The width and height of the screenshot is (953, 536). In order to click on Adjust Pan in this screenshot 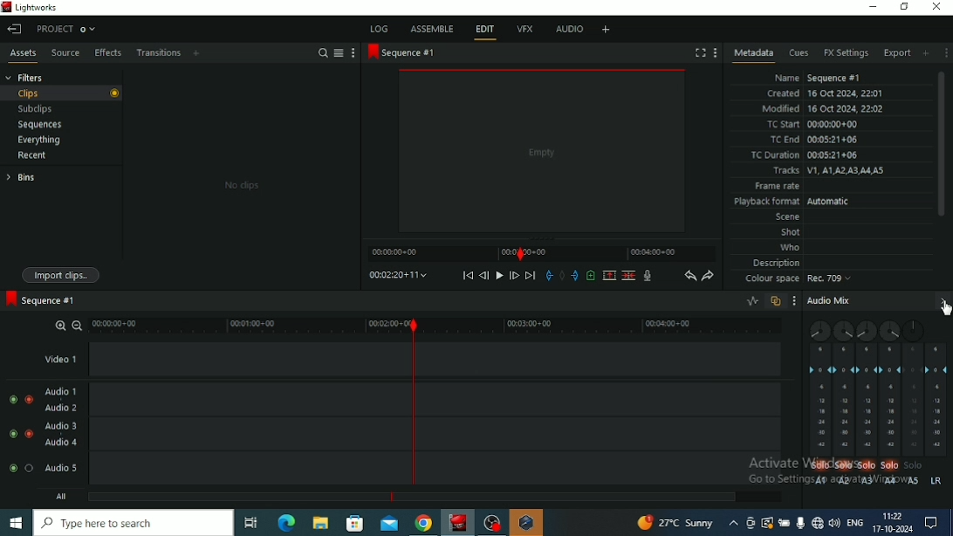, I will do `click(889, 331)`.